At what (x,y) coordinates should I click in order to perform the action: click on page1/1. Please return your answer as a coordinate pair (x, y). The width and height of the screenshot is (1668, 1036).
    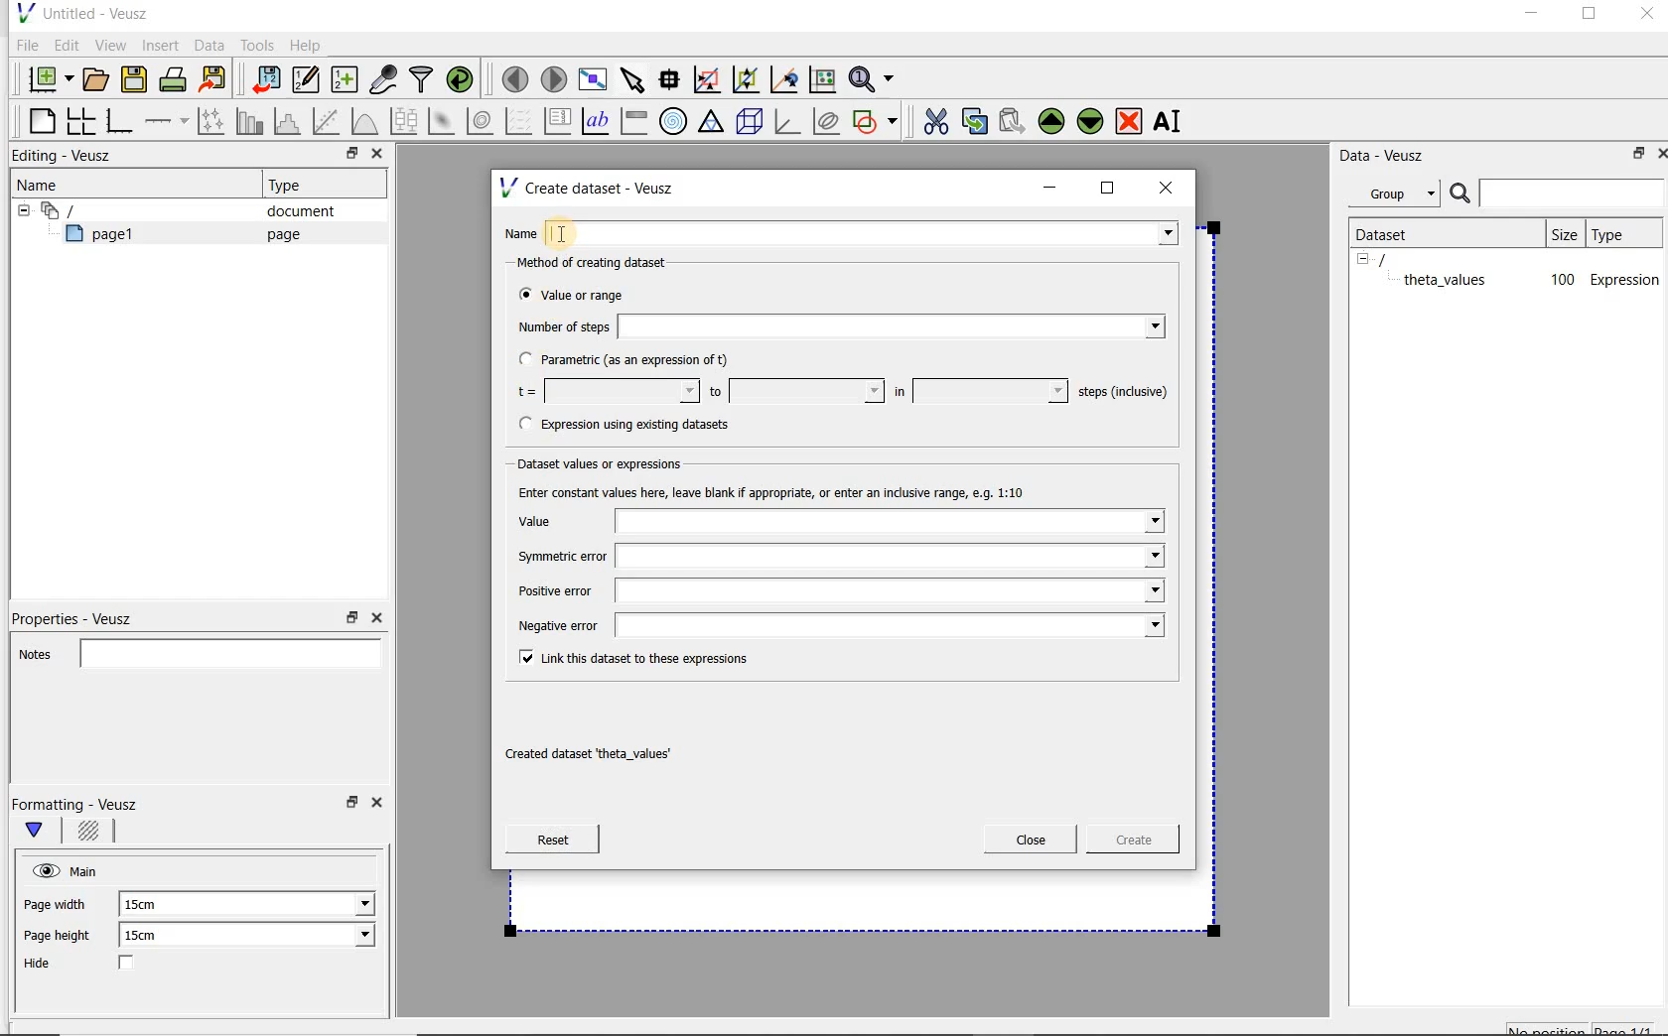
    Looking at the image, I should click on (1631, 1028).